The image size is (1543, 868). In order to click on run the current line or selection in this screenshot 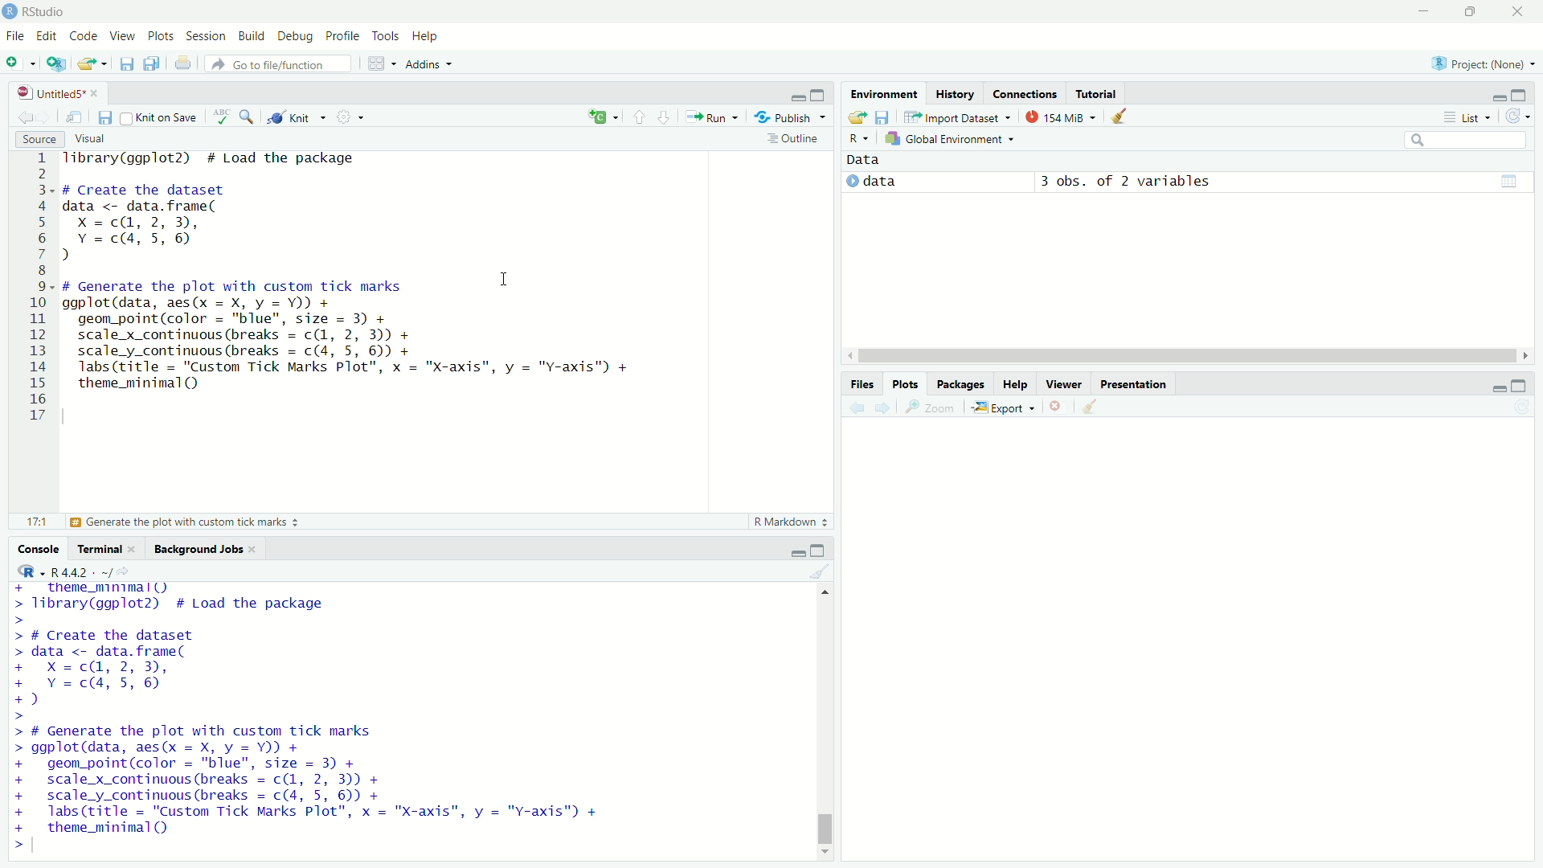, I will do `click(717, 118)`.